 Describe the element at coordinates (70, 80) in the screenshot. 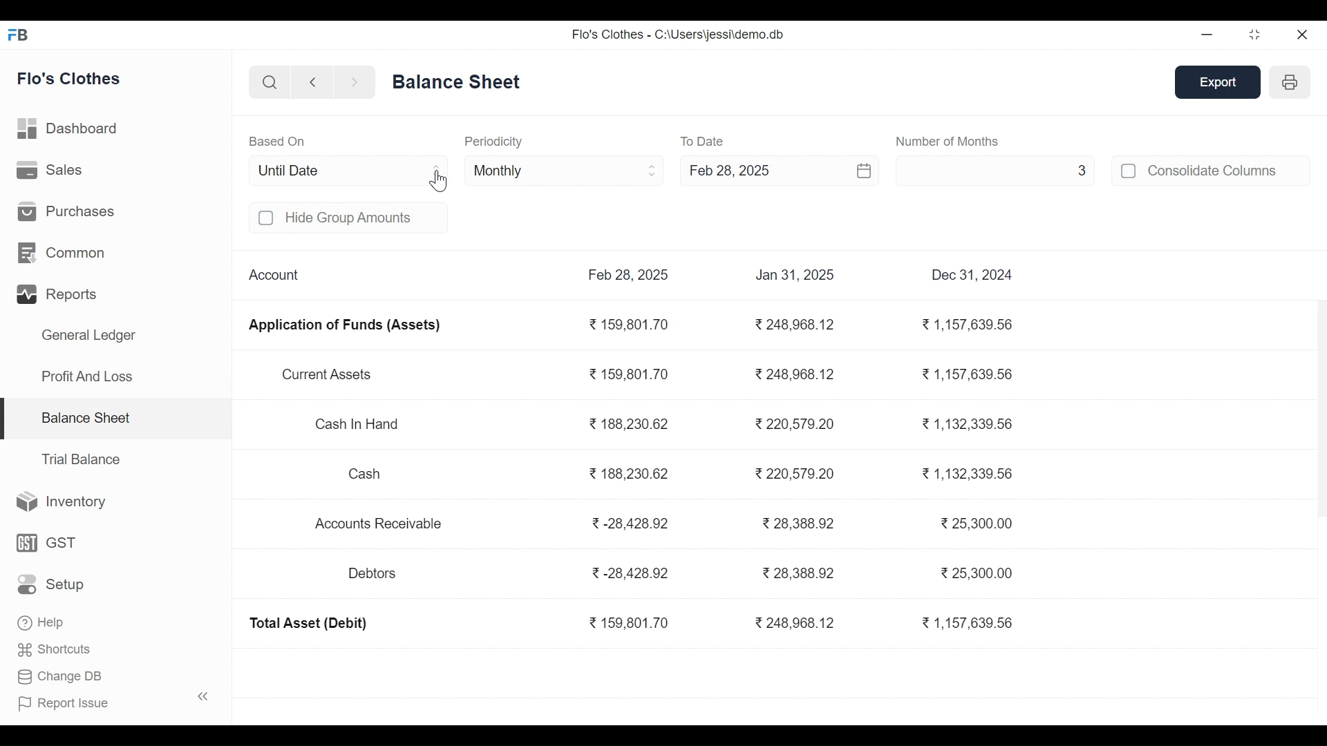

I see `Flo's Clothes` at that location.